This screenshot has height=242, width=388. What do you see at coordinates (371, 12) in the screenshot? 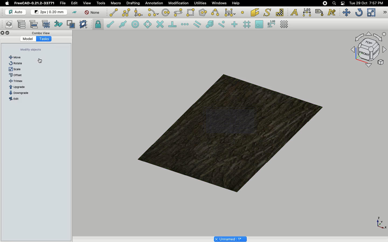
I see `Scale` at bounding box center [371, 12].